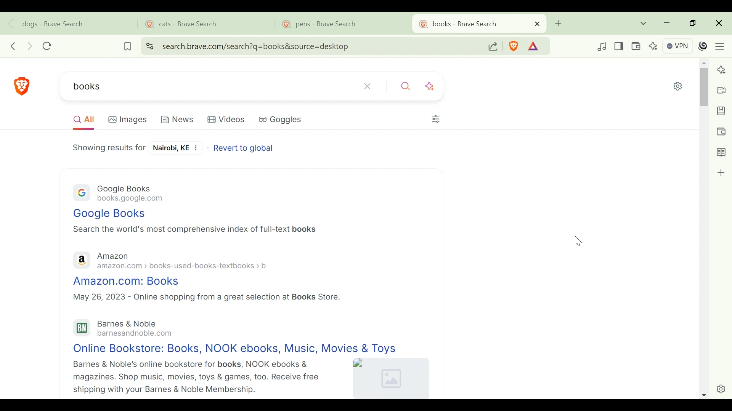  Describe the element at coordinates (176, 119) in the screenshot. I see `News` at that location.